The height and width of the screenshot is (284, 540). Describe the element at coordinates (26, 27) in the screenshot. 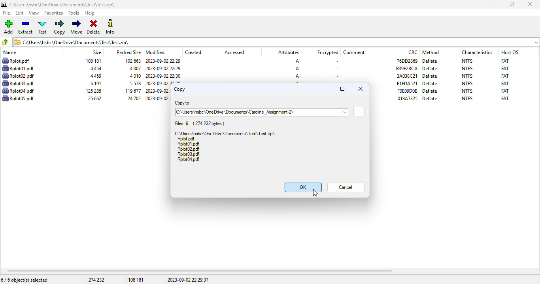

I see `extract` at that location.